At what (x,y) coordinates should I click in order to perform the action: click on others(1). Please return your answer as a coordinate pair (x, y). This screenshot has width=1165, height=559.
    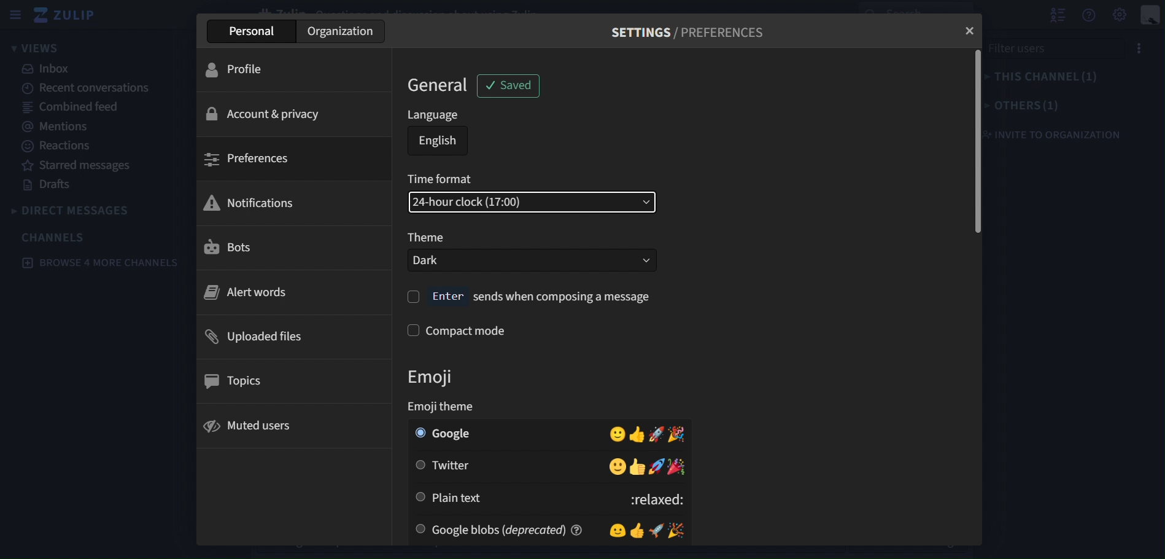
    Looking at the image, I should click on (1024, 106).